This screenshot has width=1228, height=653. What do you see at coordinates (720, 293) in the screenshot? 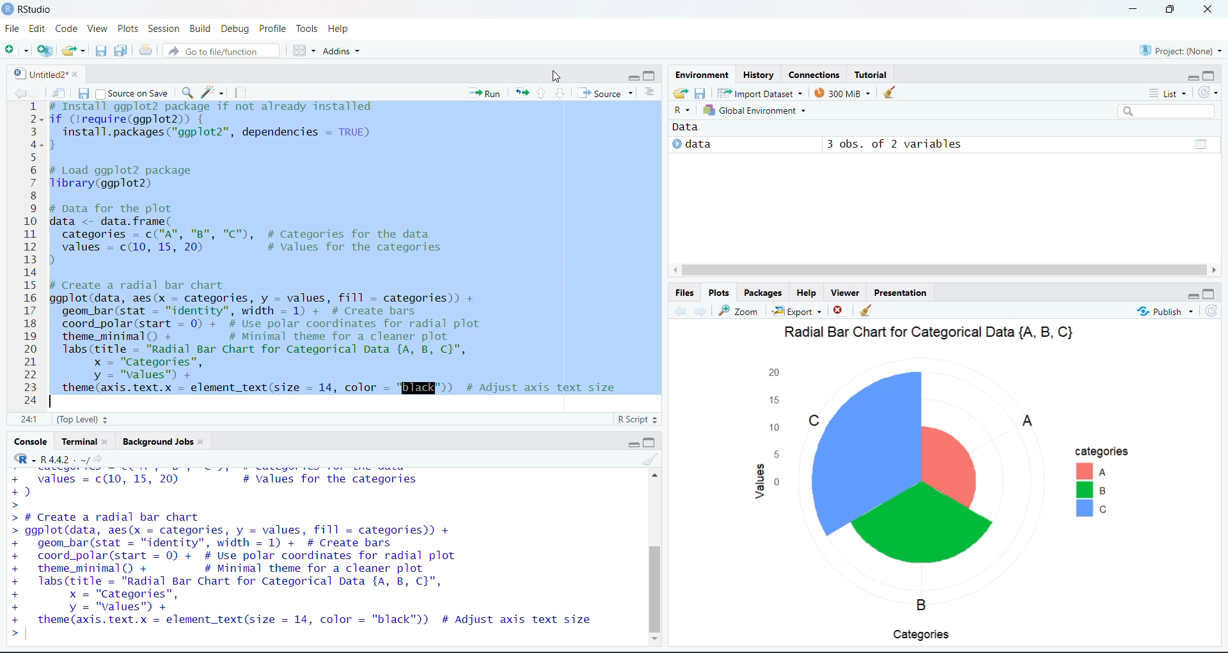
I see `Plots` at bounding box center [720, 293].